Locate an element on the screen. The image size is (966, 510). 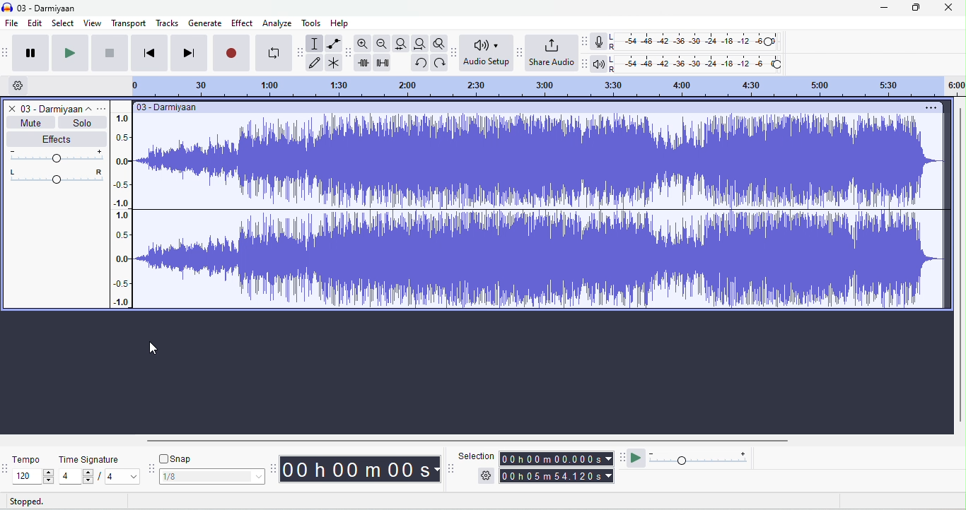
time is located at coordinates (361, 470).